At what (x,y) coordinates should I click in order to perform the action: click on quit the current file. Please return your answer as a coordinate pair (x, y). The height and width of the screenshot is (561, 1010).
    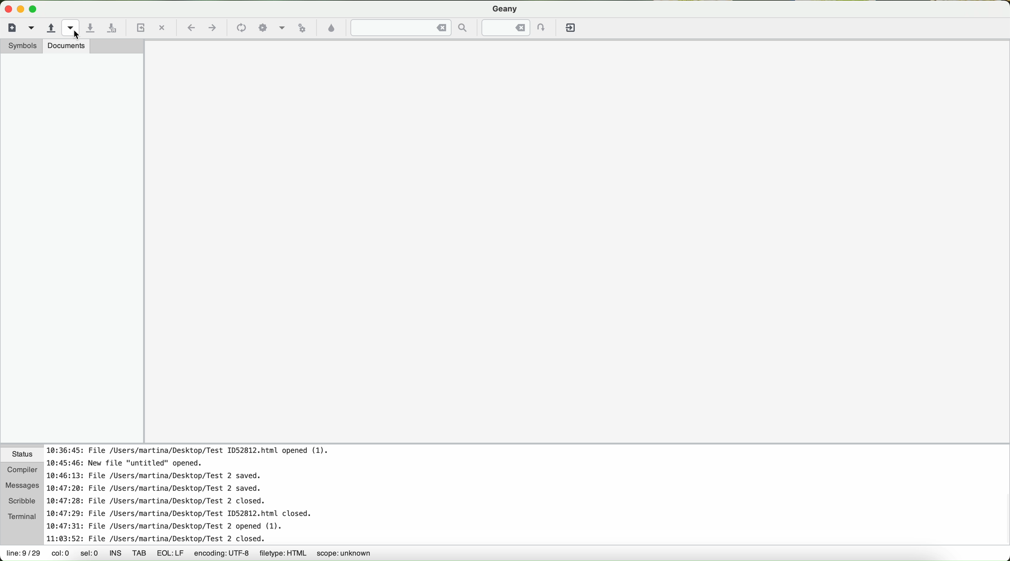
    Looking at the image, I should click on (163, 27).